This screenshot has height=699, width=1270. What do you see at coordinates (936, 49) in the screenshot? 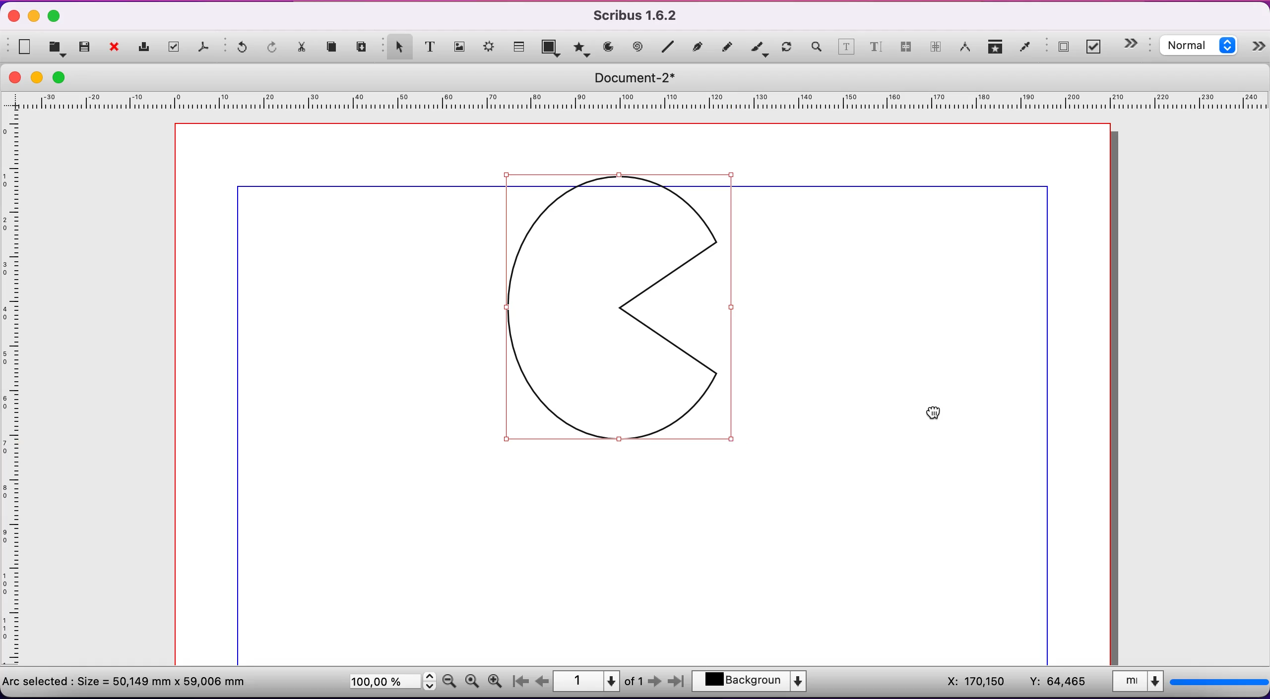
I see `unlink text frames` at bounding box center [936, 49].